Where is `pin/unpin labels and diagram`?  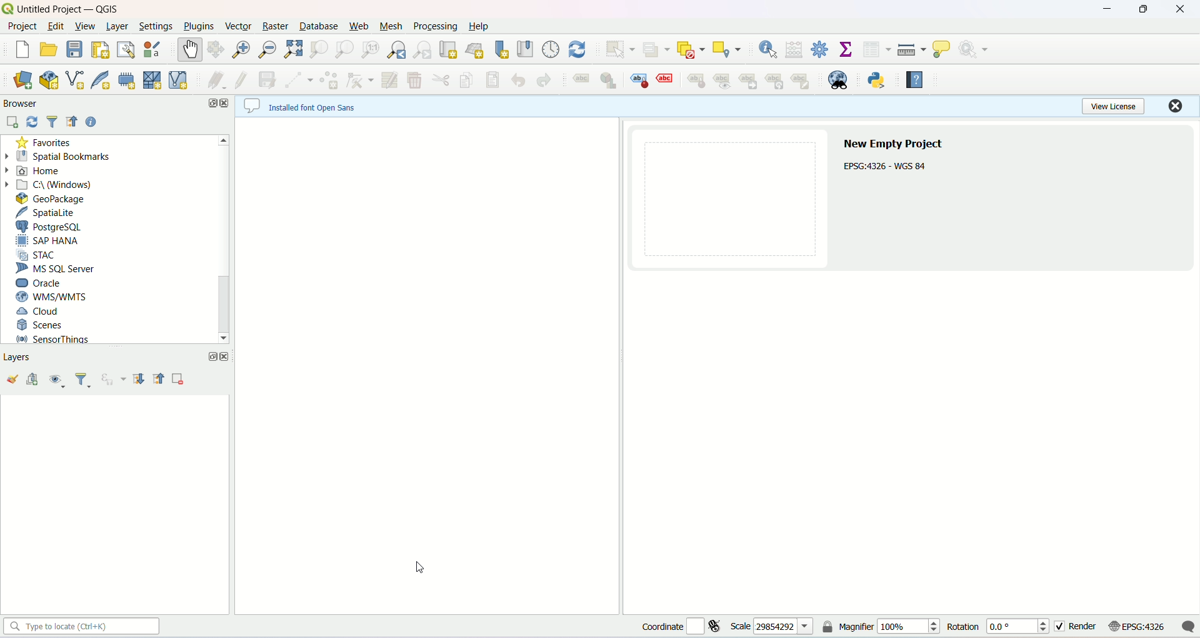 pin/unpin labels and diagram is located at coordinates (693, 80).